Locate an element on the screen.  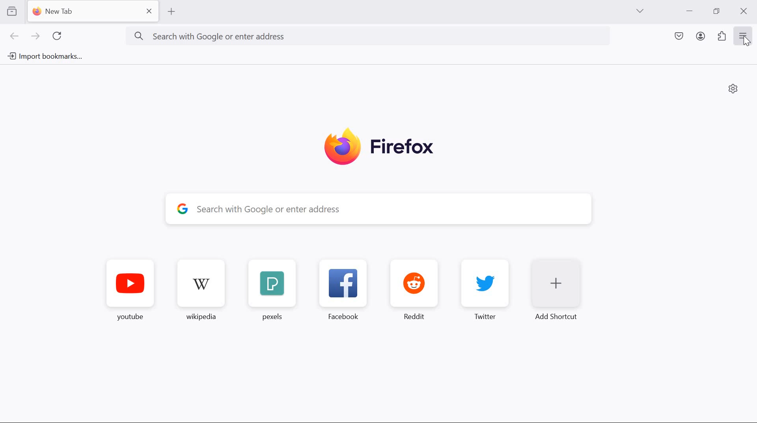
close is located at coordinates (745, 11).